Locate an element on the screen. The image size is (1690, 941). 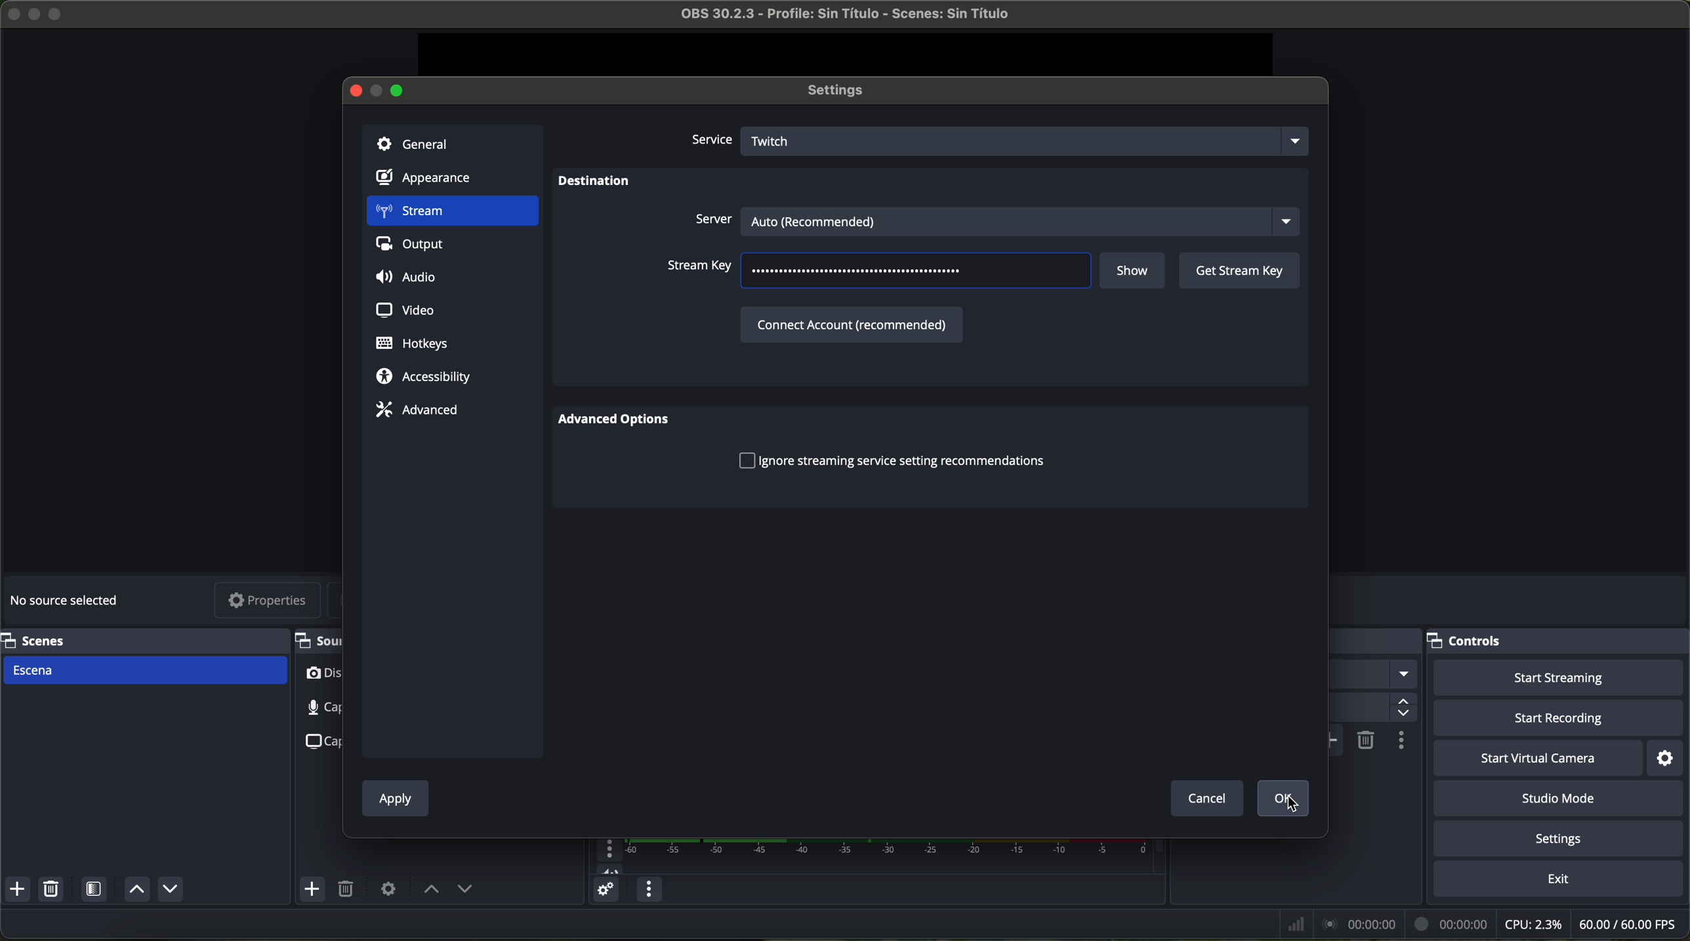
general is located at coordinates (452, 142).